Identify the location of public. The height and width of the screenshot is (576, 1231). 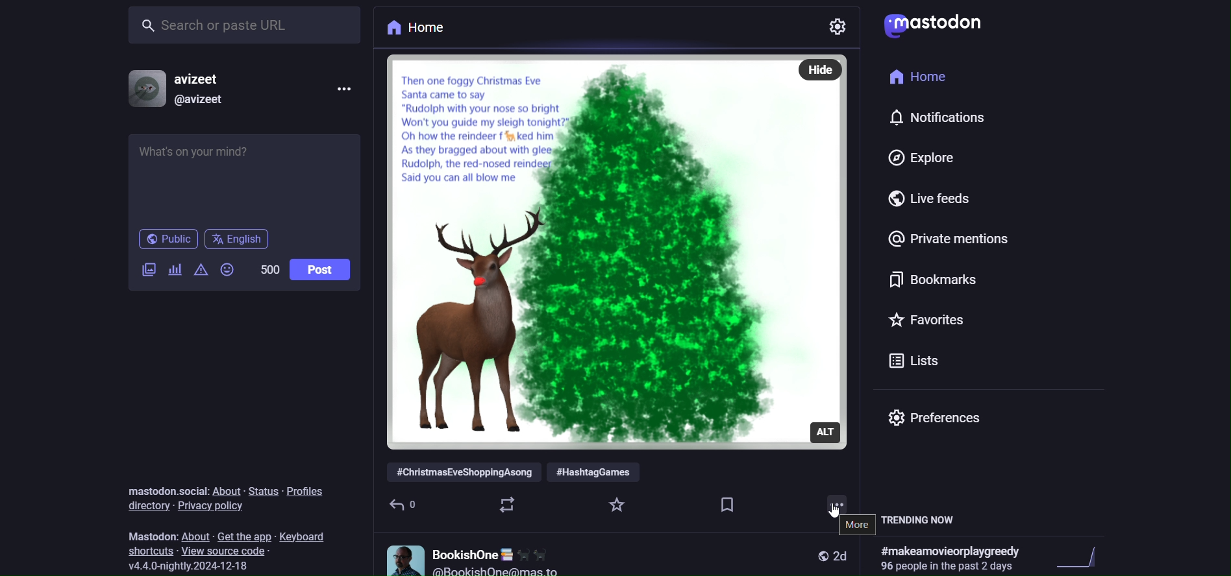
(169, 239).